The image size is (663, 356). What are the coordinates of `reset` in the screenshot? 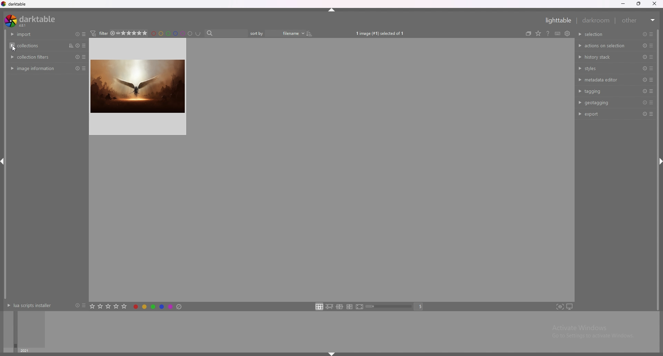 It's located at (644, 91).